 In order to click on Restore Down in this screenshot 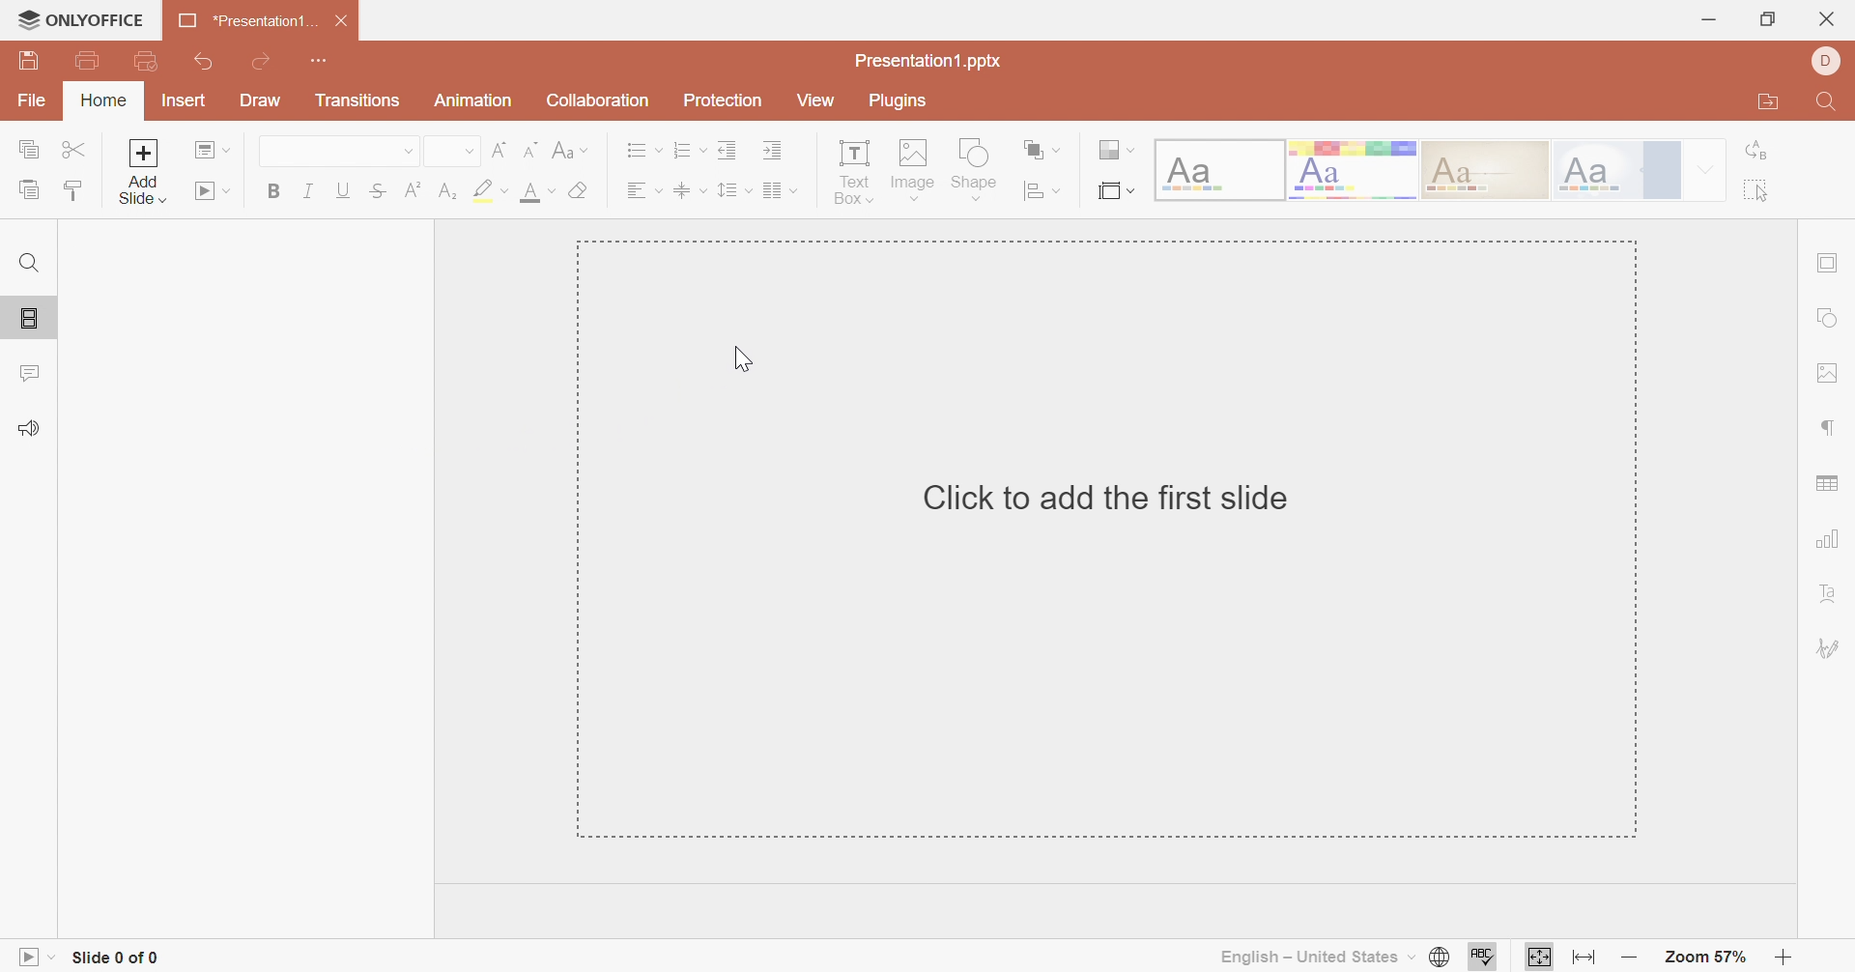, I will do `click(1772, 18)`.